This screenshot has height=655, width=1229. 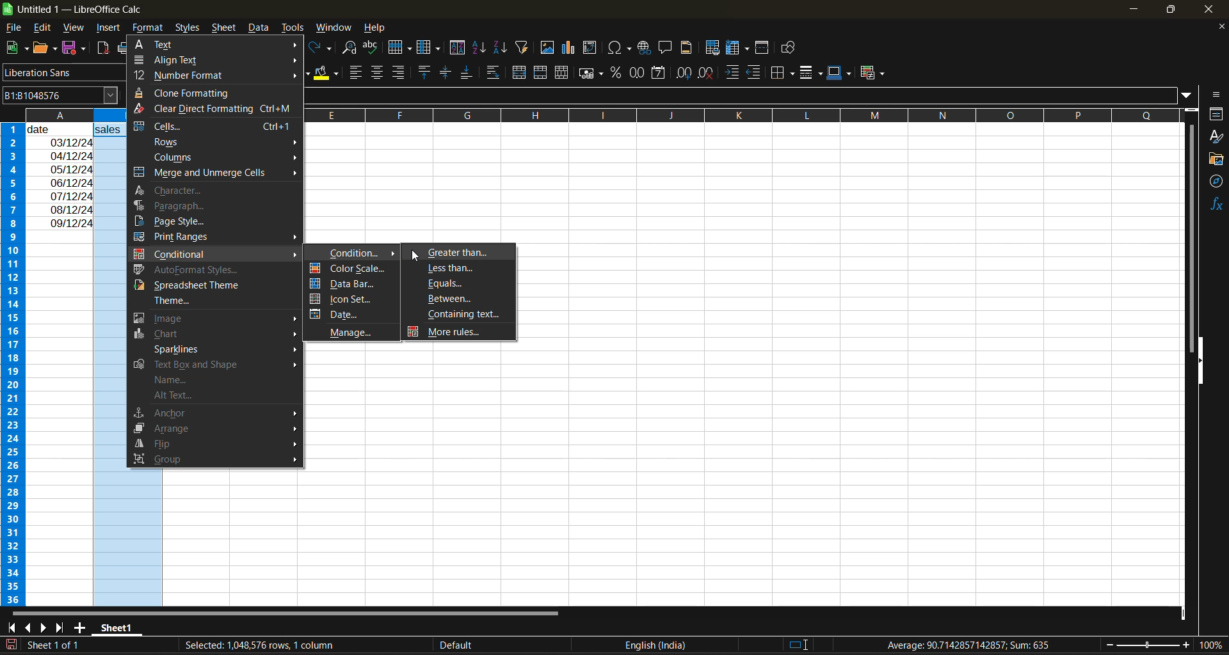 I want to click on less than, so click(x=462, y=269).